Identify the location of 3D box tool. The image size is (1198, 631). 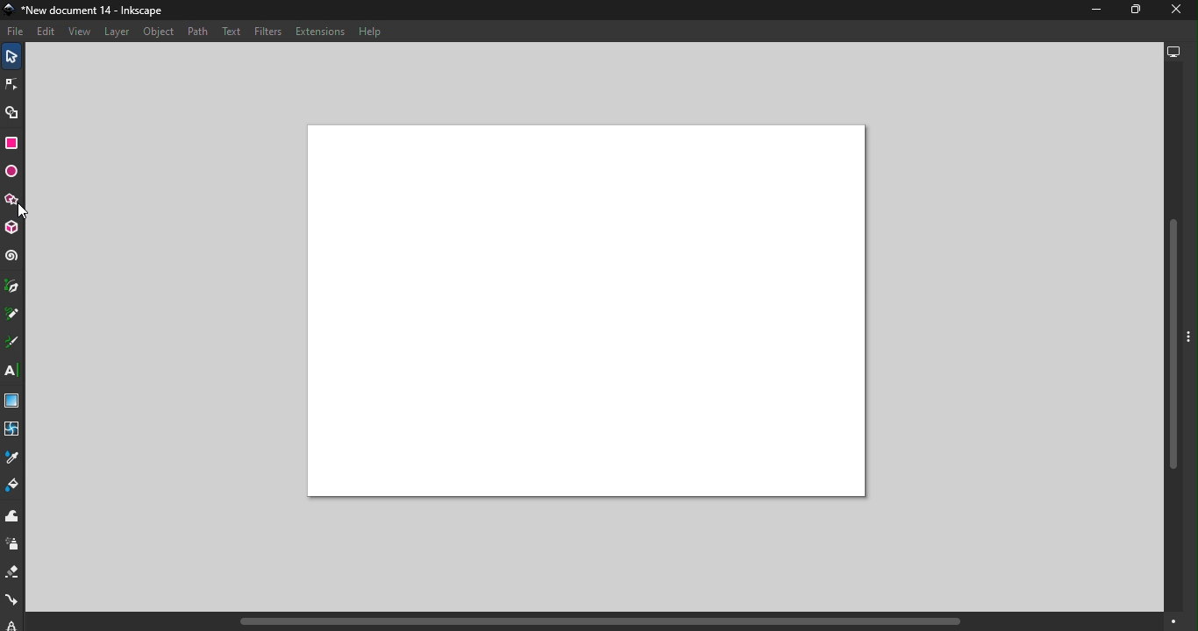
(13, 230).